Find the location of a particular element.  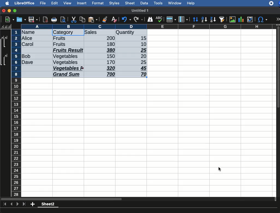

image is located at coordinates (233, 19).